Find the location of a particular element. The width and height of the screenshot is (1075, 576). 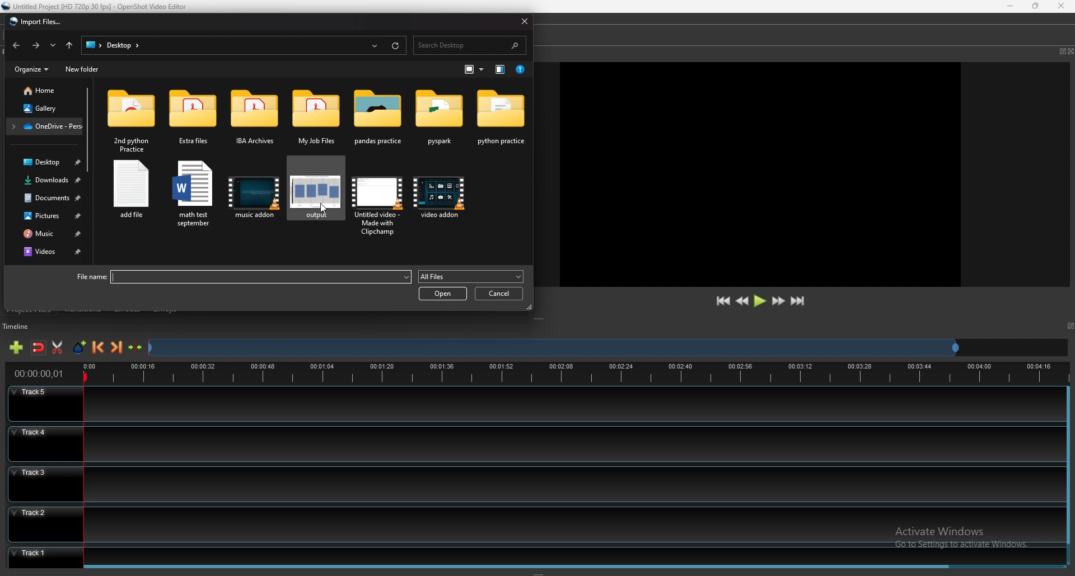

scroll bar is located at coordinates (521, 565).